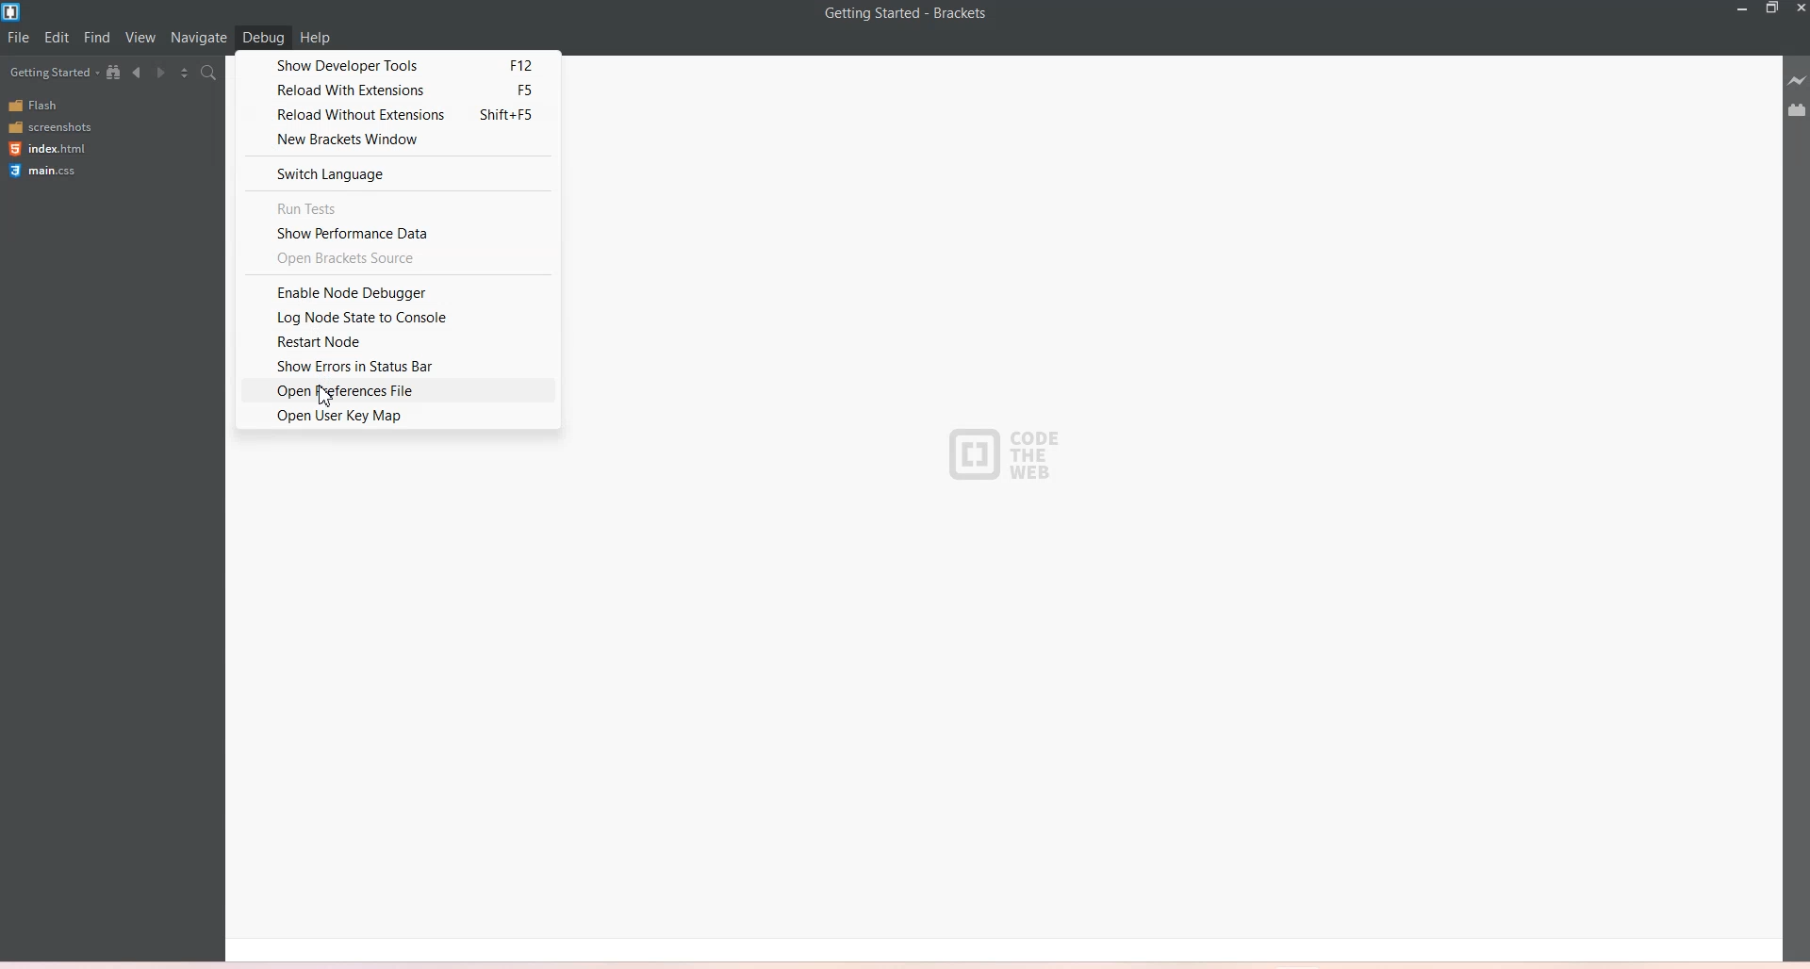  I want to click on Edit, so click(58, 38).